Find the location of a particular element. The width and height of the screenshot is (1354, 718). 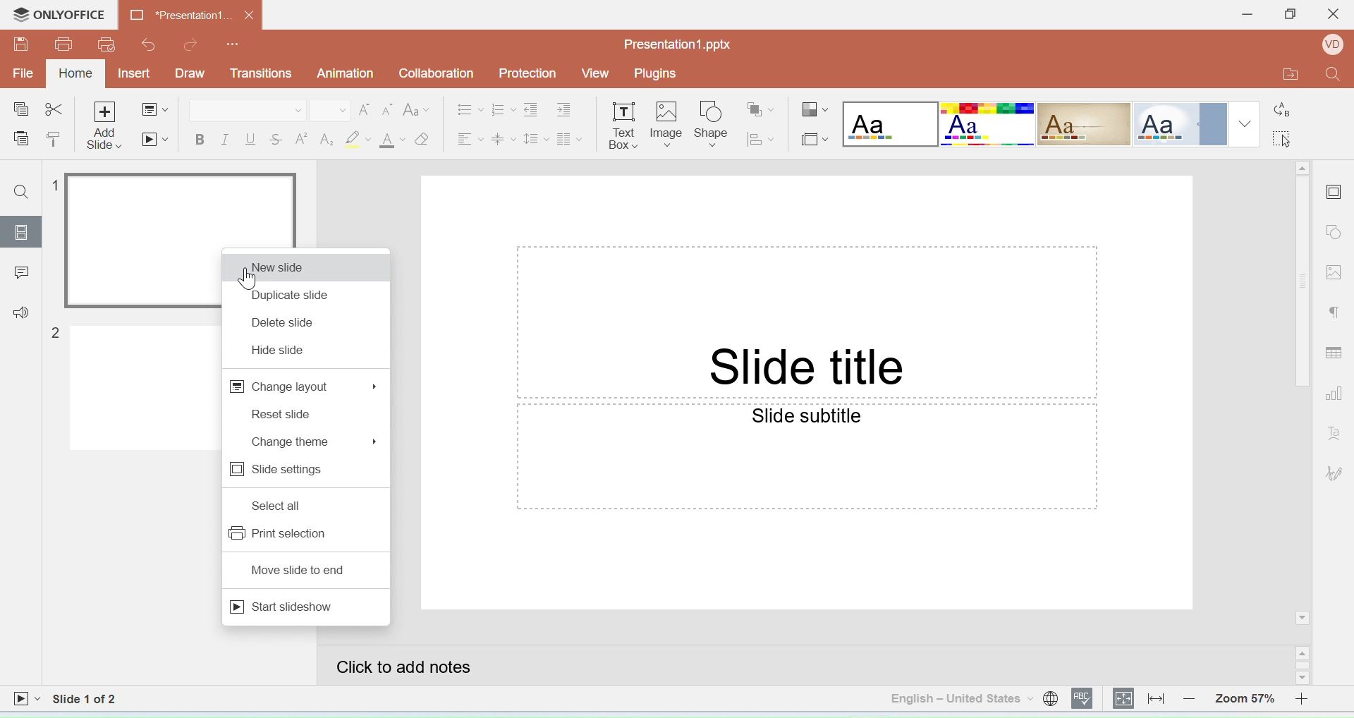

Lines is located at coordinates (1085, 125).